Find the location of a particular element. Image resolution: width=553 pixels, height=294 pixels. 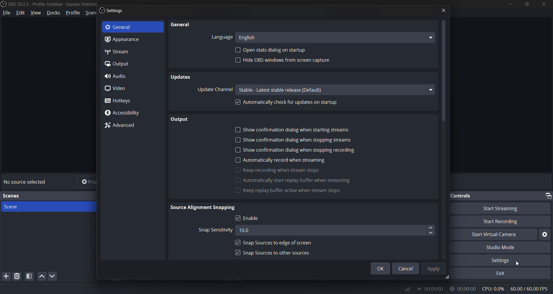

english is located at coordinates (336, 37).